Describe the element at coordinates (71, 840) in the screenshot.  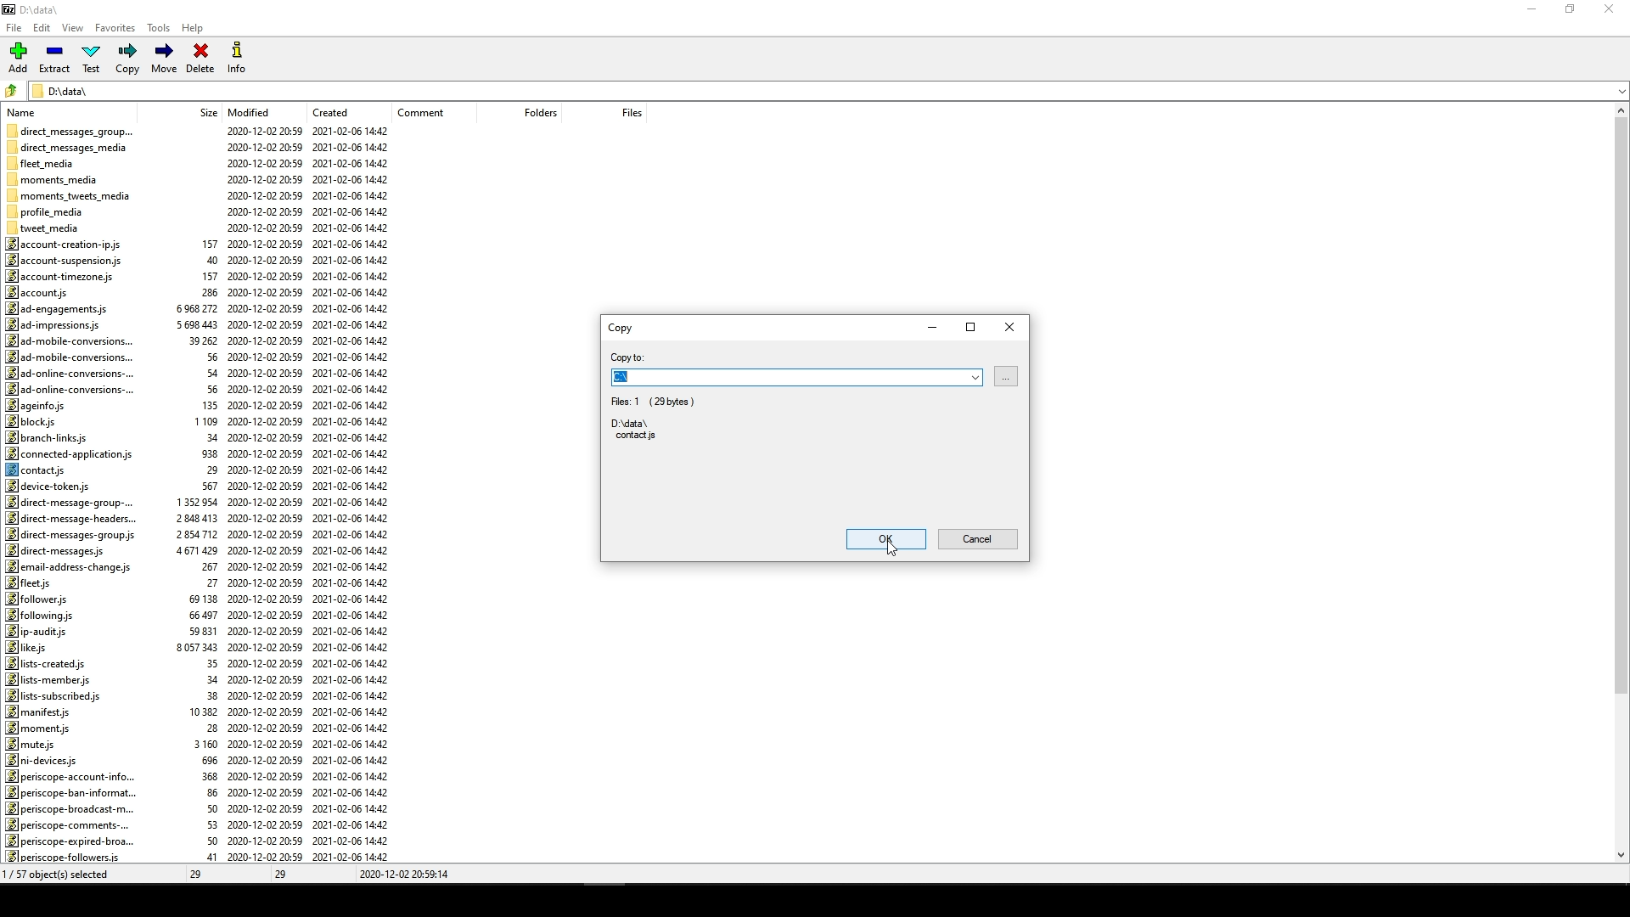
I see `periscope-expired-broa` at that location.